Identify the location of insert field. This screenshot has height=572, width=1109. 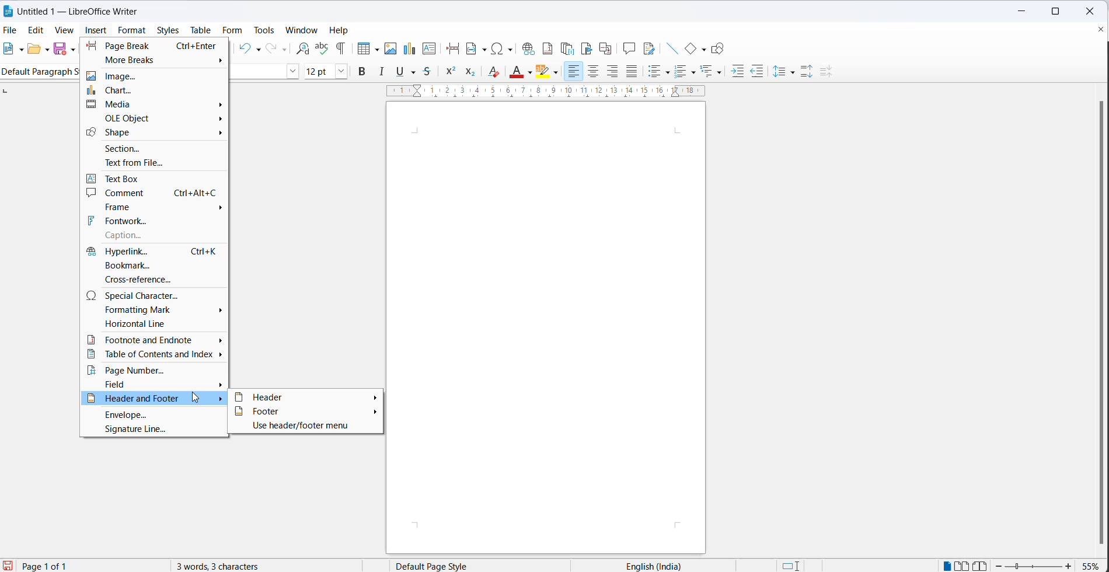
(475, 49).